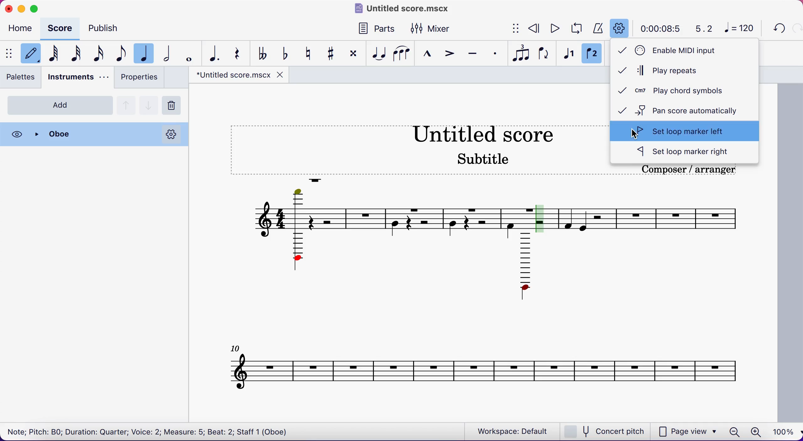 The height and width of the screenshot is (441, 803). I want to click on remove, so click(174, 106).